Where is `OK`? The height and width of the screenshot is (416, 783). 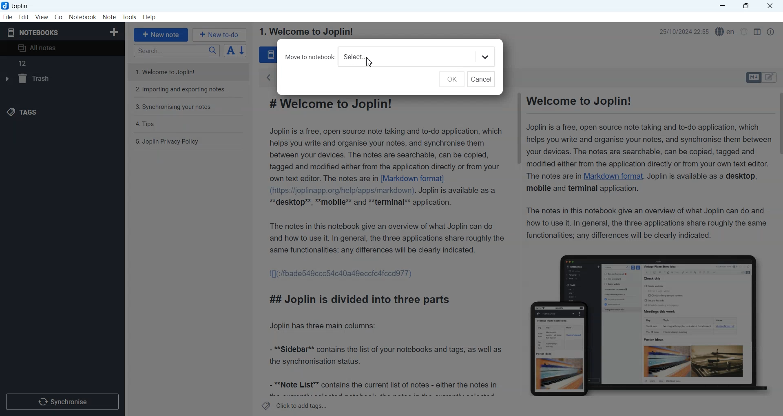
OK is located at coordinates (451, 79).